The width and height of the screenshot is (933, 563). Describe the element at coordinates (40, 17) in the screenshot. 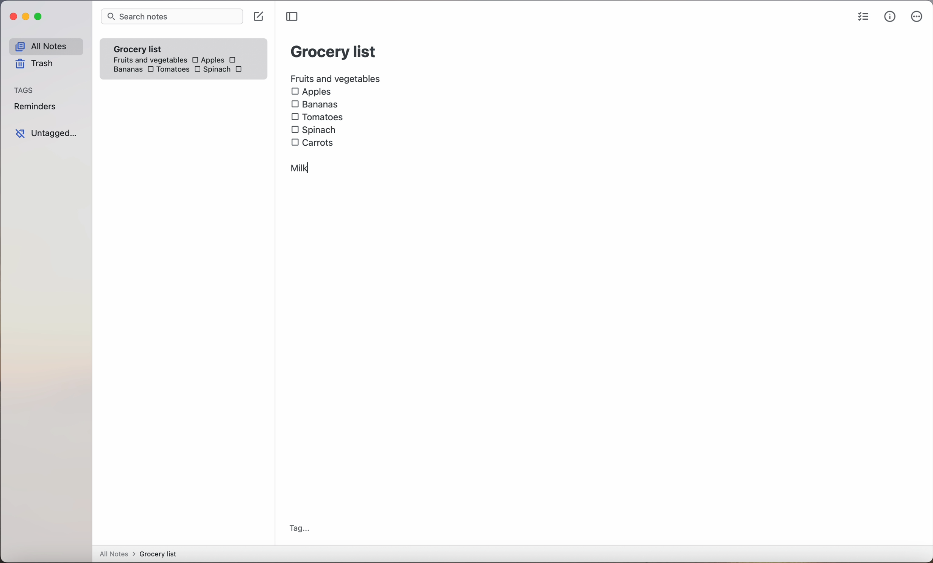

I see `maximize Simplenote` at that location.